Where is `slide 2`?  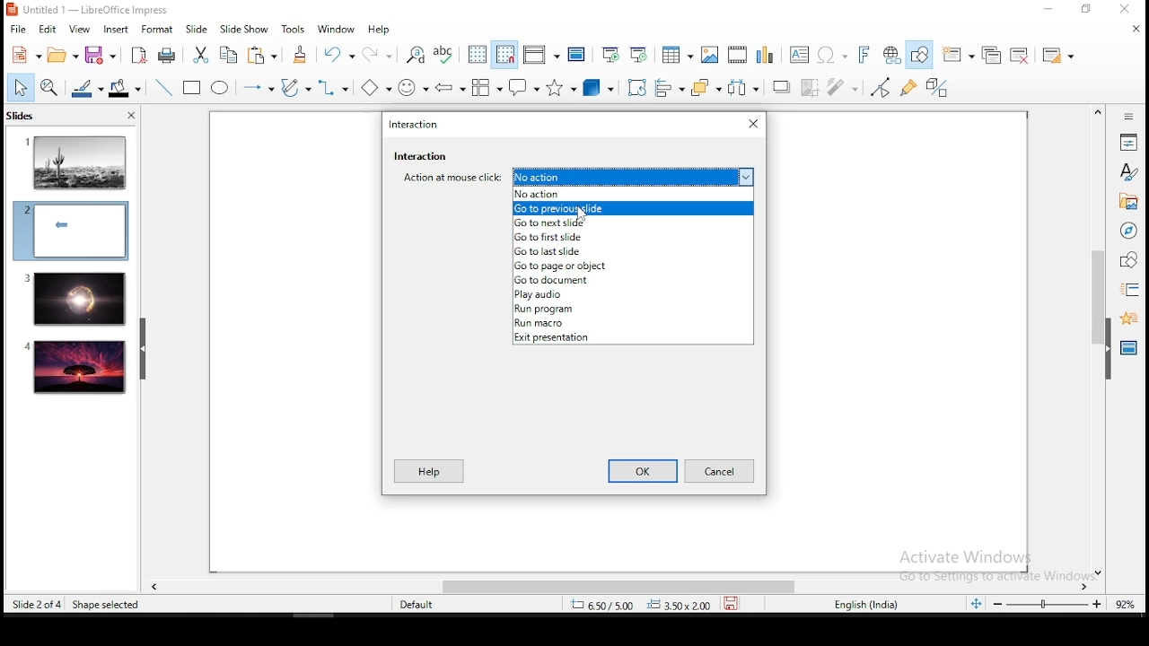
slide 2 is located at coordinates (70, 231).